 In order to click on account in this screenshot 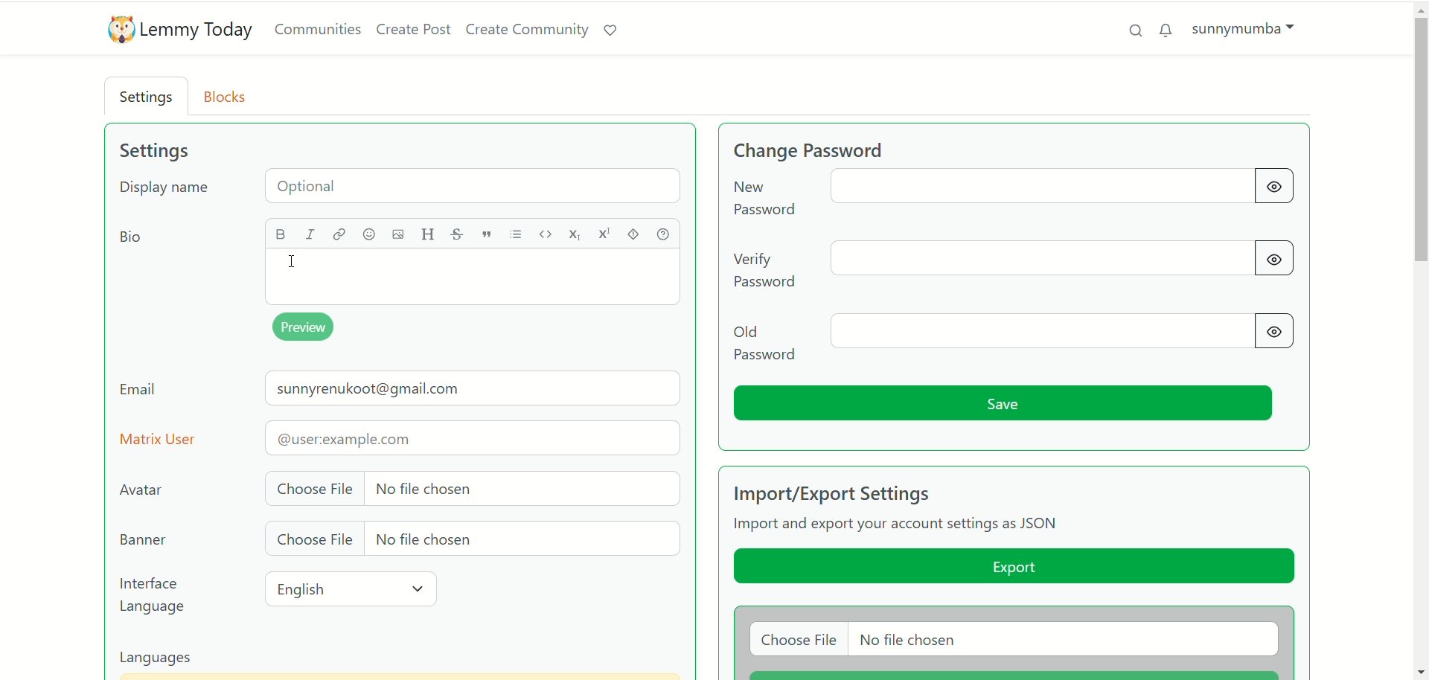, I will do `click(1244, 28)`.